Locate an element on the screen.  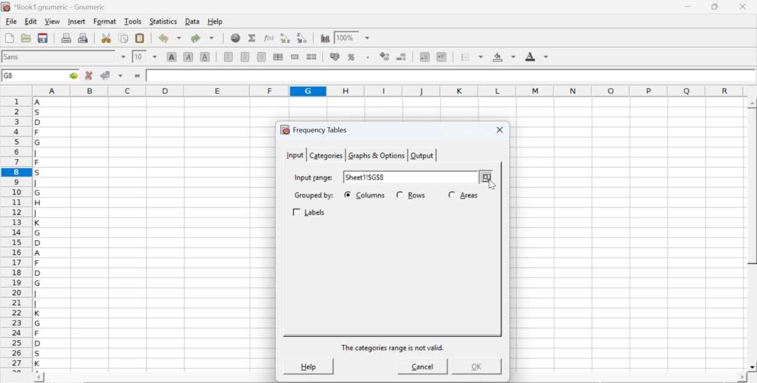
align right is located at coordinates (261, 57).